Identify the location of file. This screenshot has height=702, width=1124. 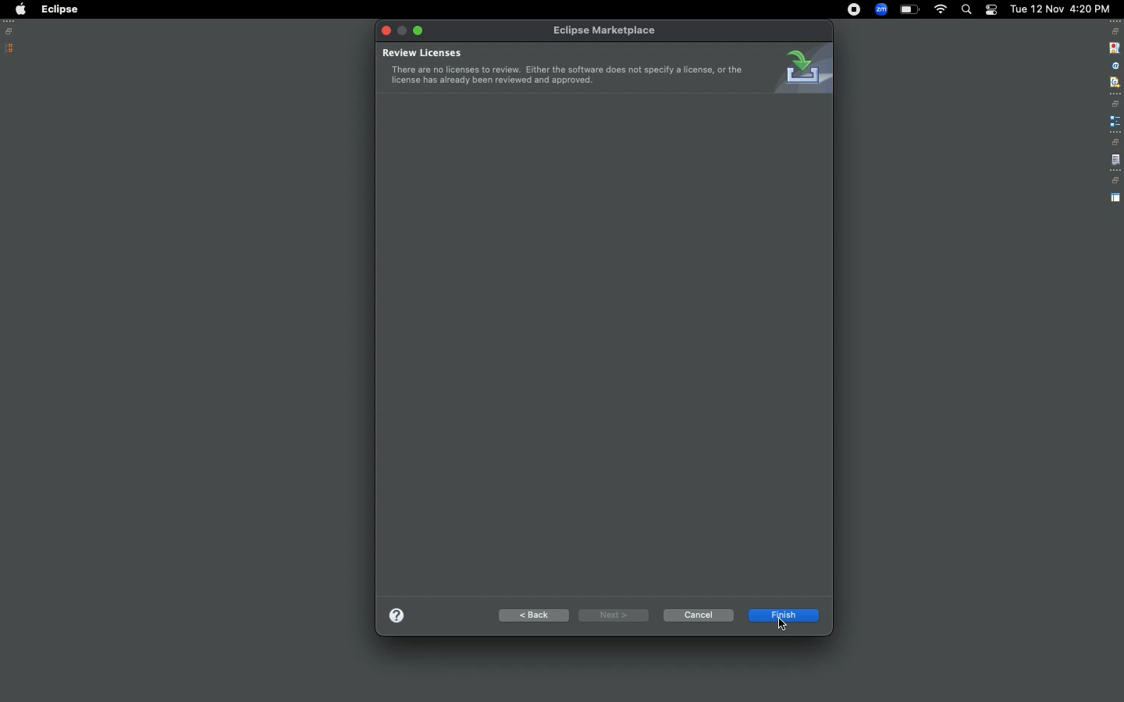
(1115, 161).